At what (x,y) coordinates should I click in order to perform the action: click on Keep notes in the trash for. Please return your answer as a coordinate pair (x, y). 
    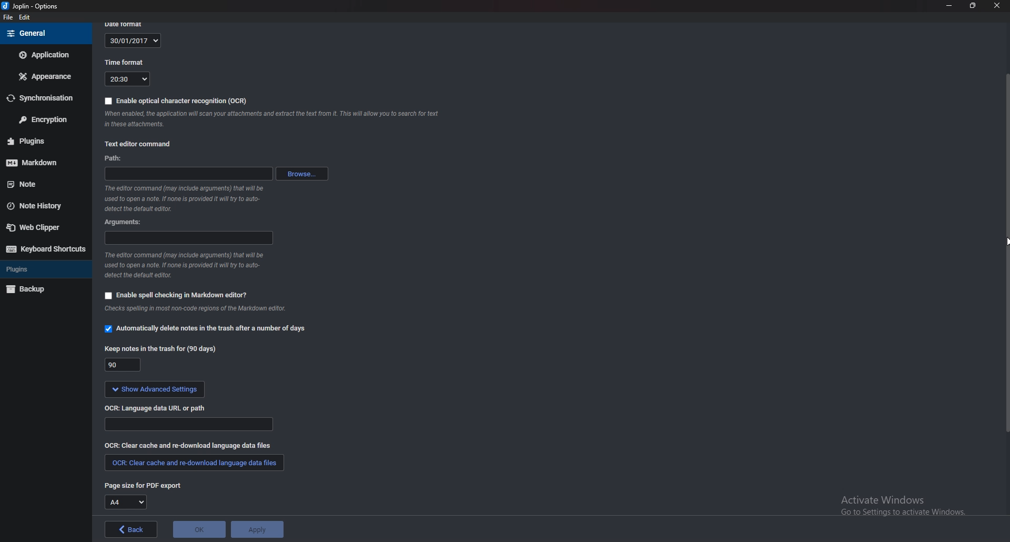
    Looking at the image, I should click on (160, 350).